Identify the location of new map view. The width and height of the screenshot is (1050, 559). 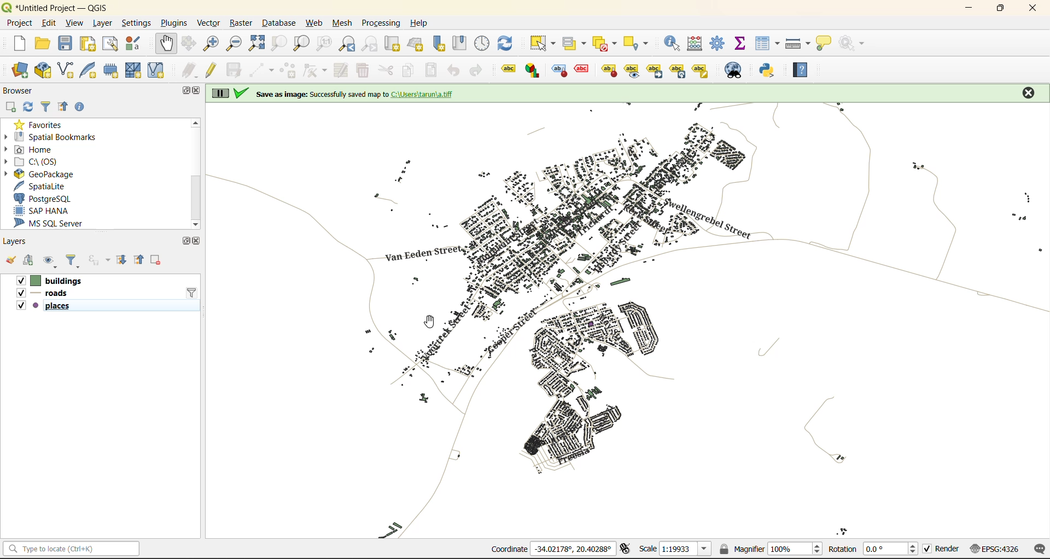
(391, 43).